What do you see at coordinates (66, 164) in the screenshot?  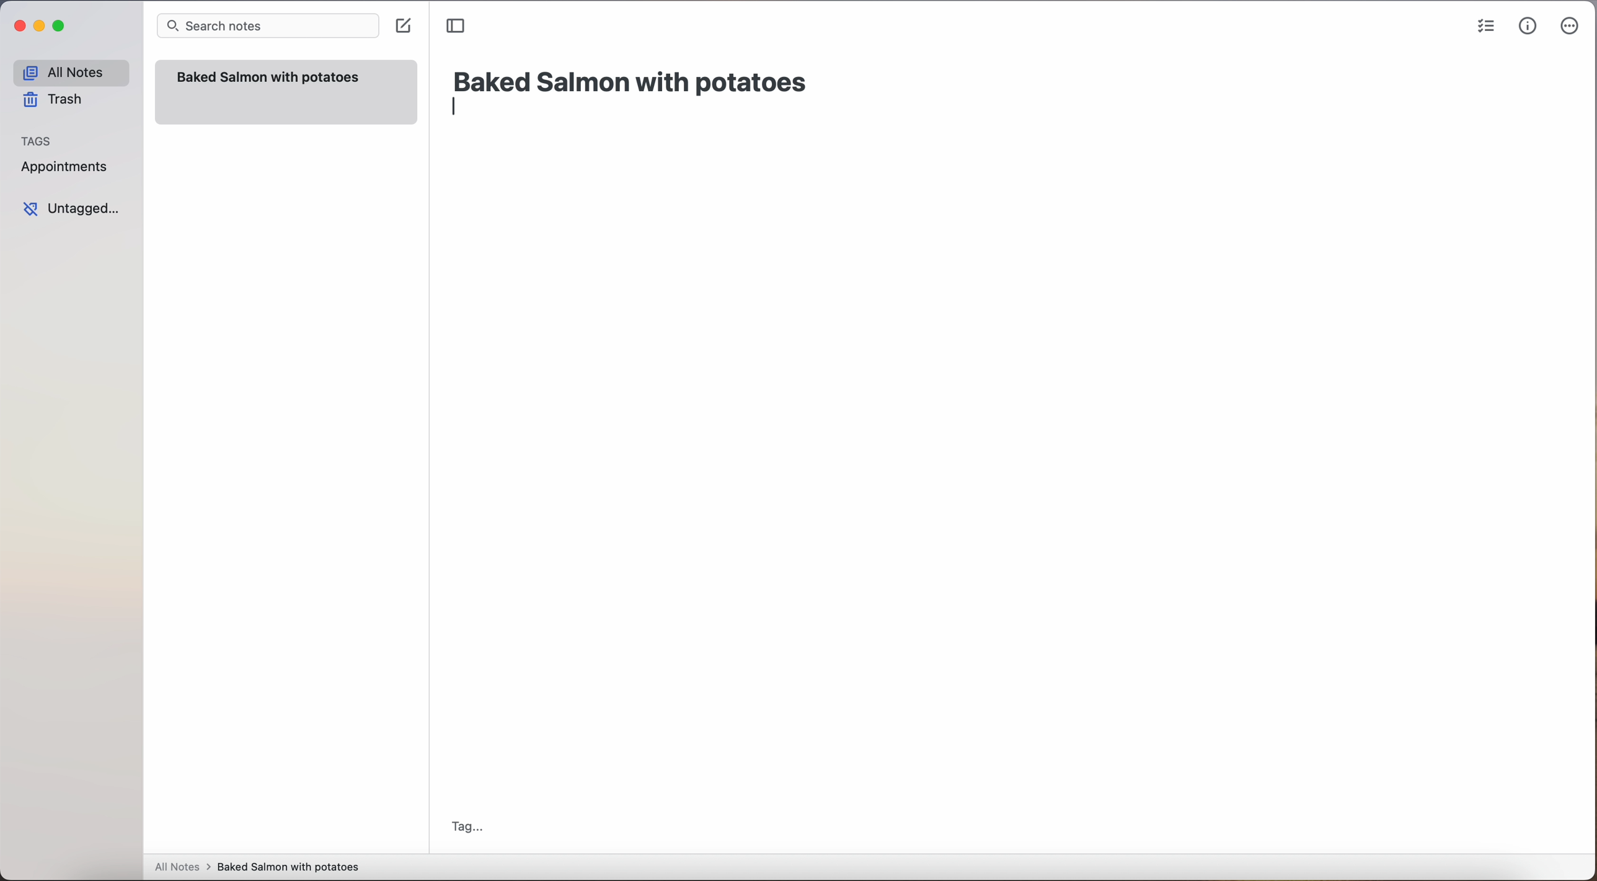 I see `appointments tag` at bounding box center [66, 164].